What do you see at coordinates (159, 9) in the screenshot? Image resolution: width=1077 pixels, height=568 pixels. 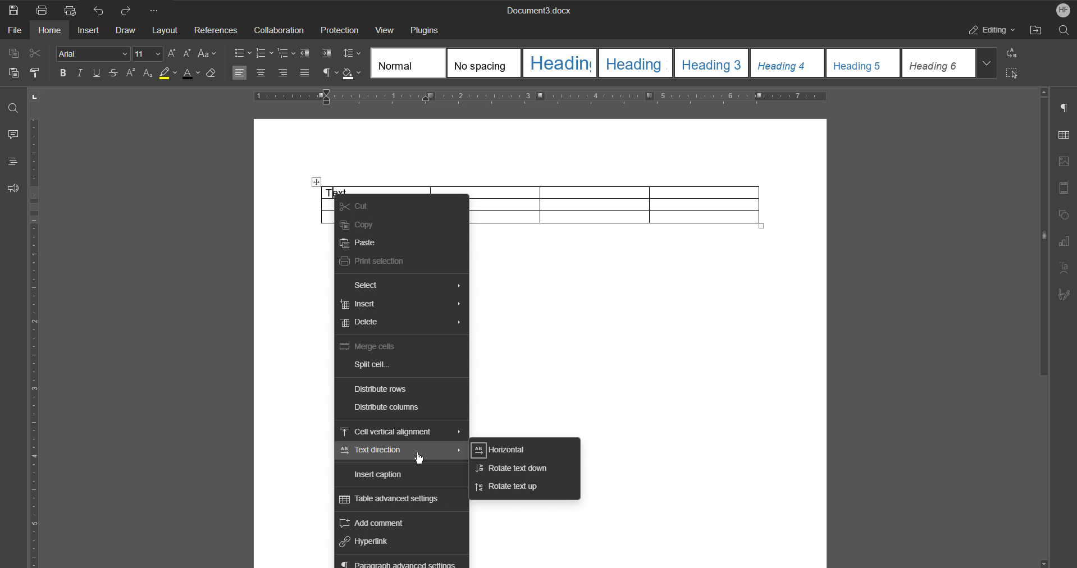 I see `More` at bounding box center [159, 9].